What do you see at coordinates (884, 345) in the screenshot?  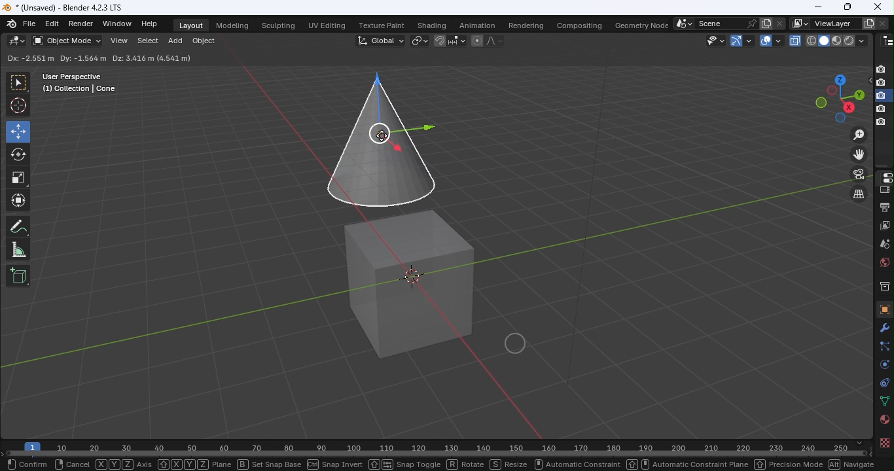 I see `Particles` at bounding box center [884, 345].